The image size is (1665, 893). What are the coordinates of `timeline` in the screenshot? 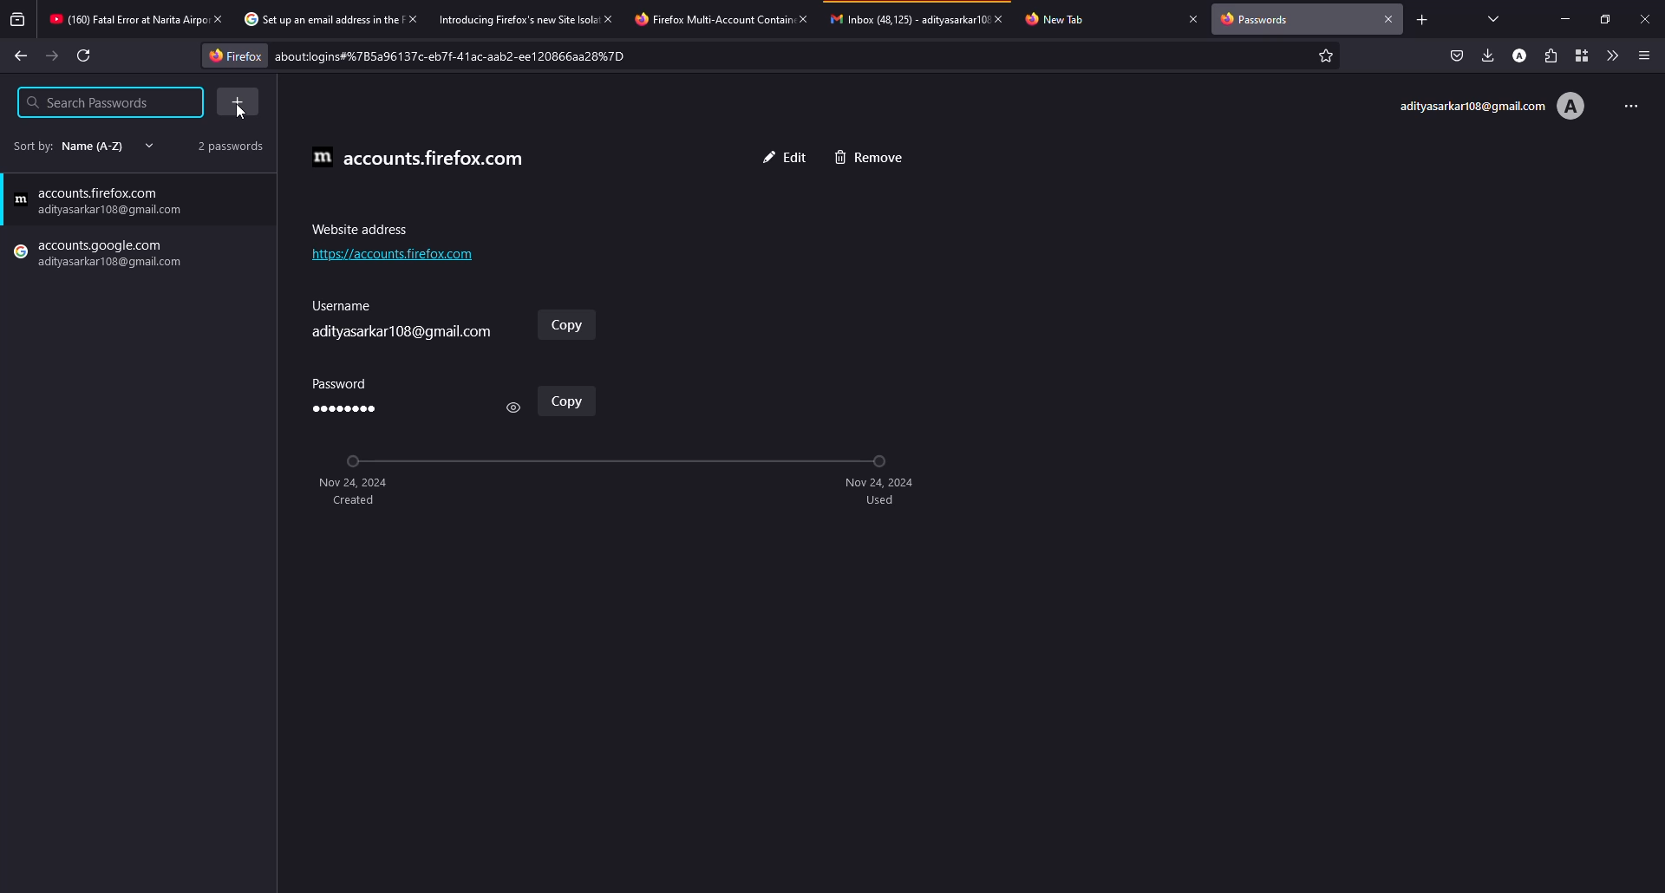 It's located at (635, 479).